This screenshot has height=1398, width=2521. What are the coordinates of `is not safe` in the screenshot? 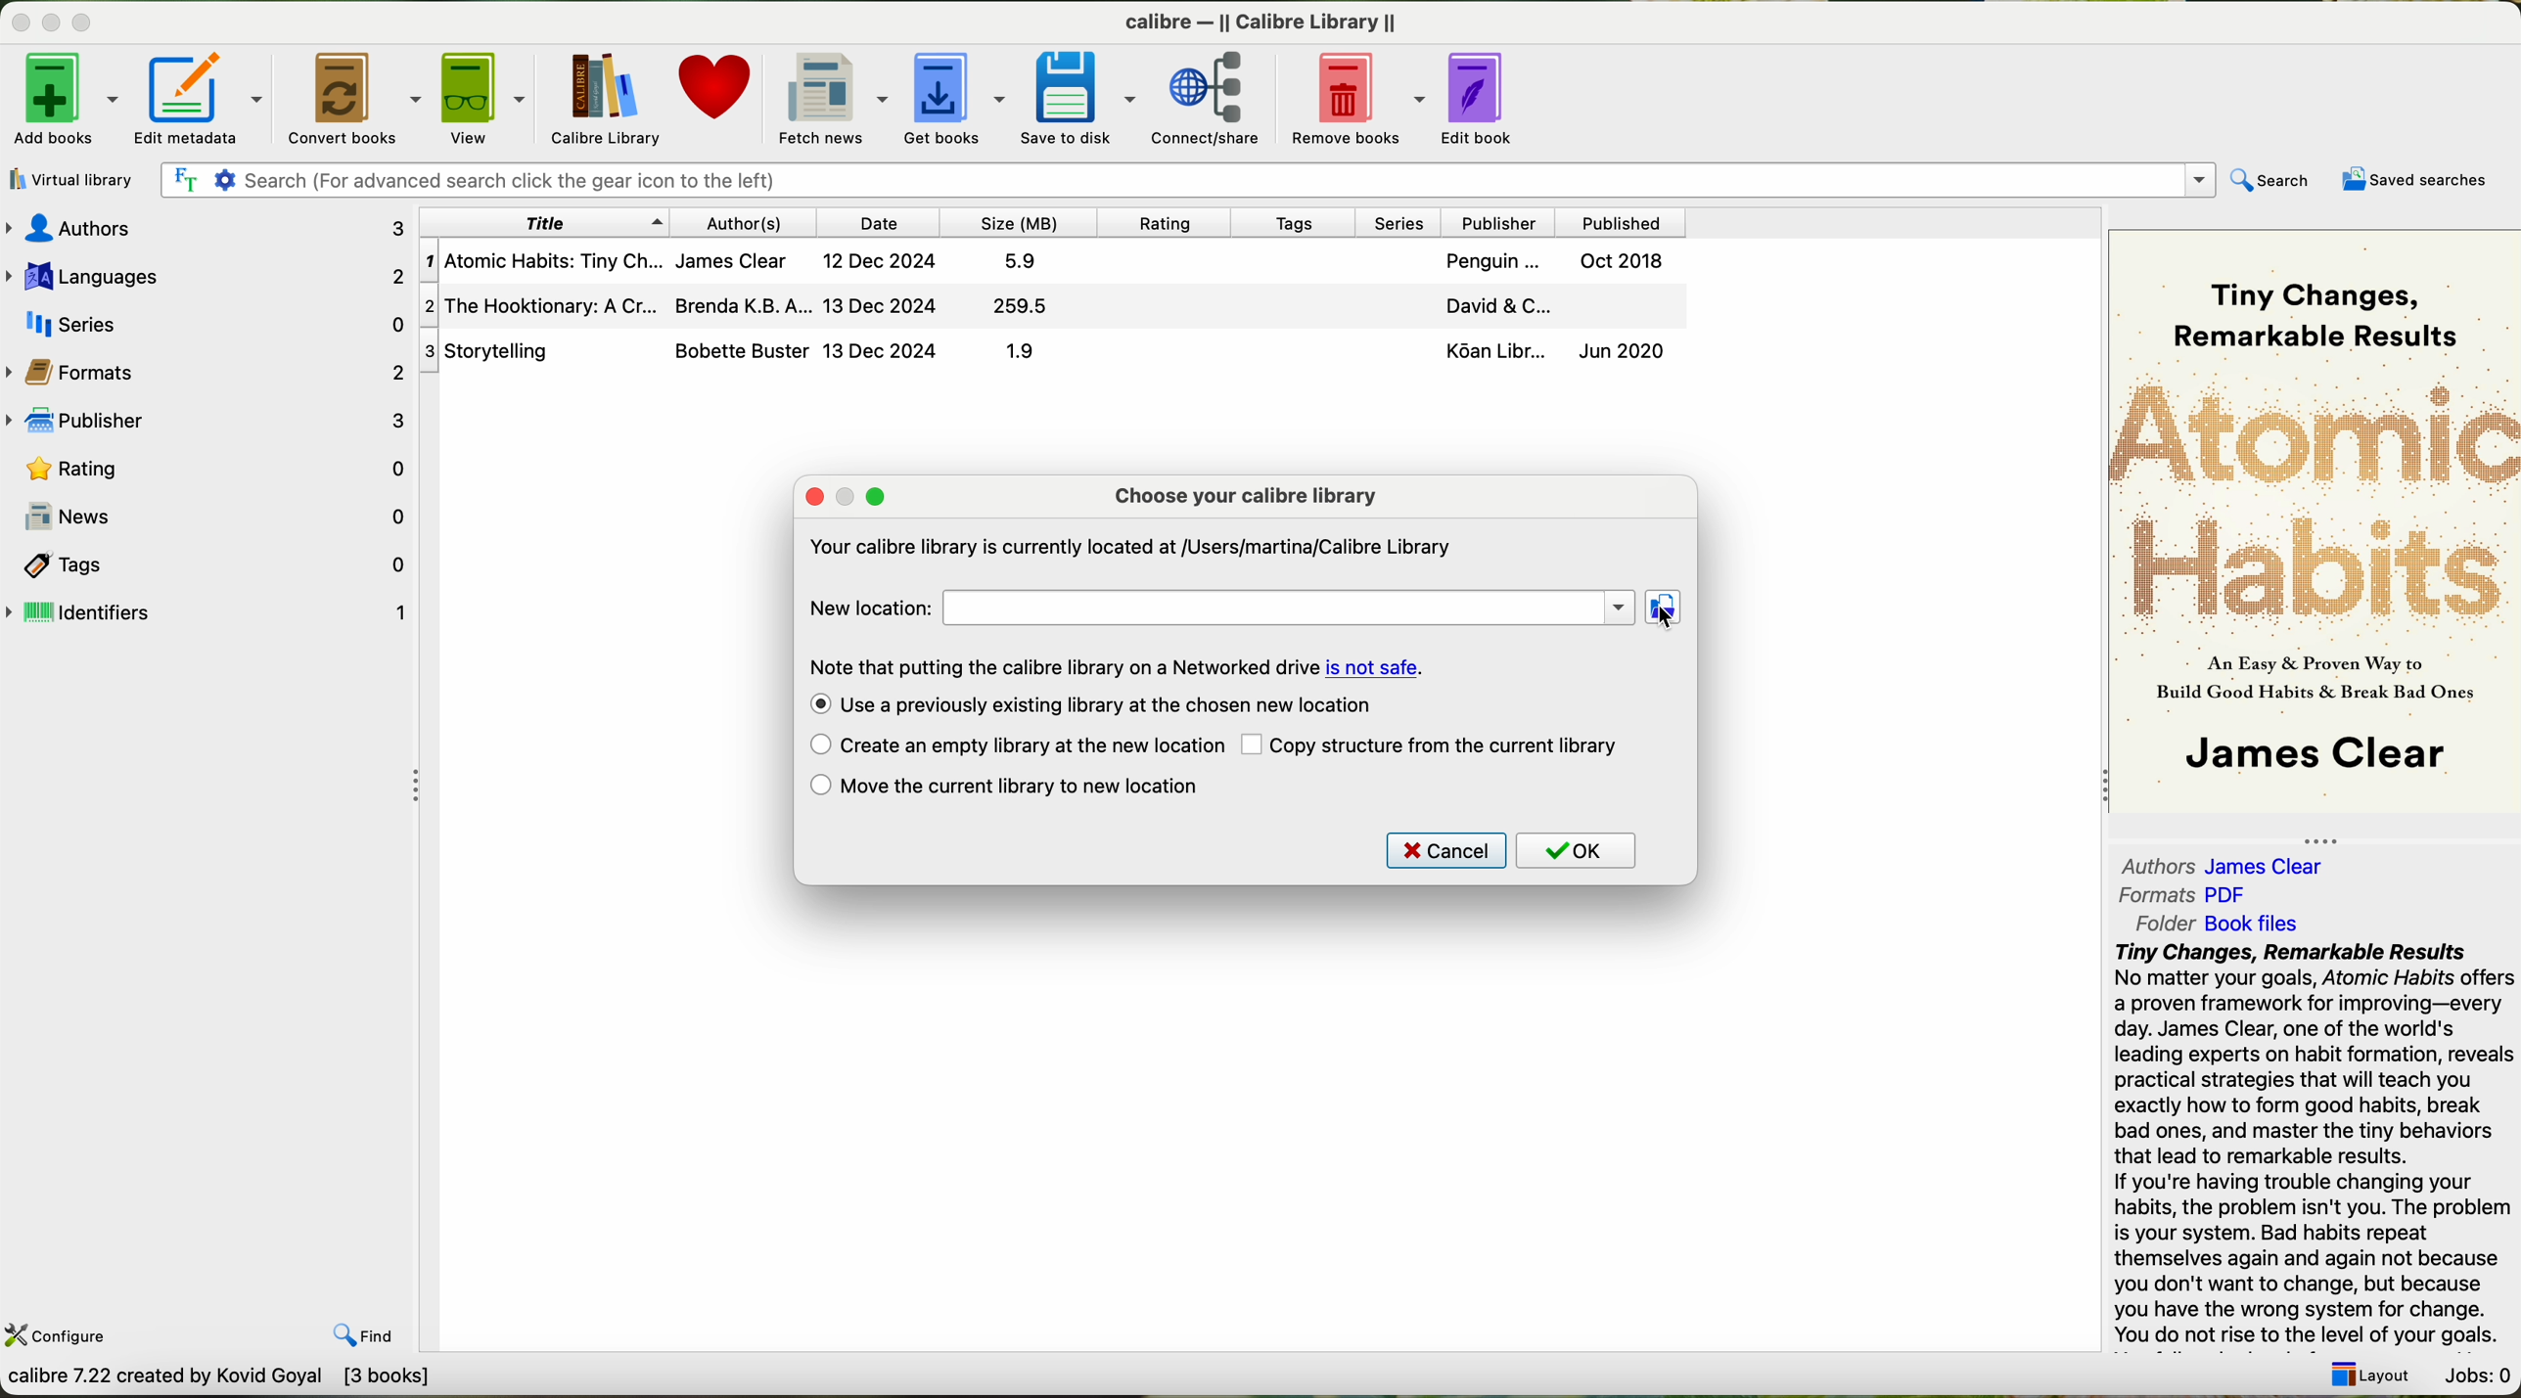 It's located at (1374, 667).